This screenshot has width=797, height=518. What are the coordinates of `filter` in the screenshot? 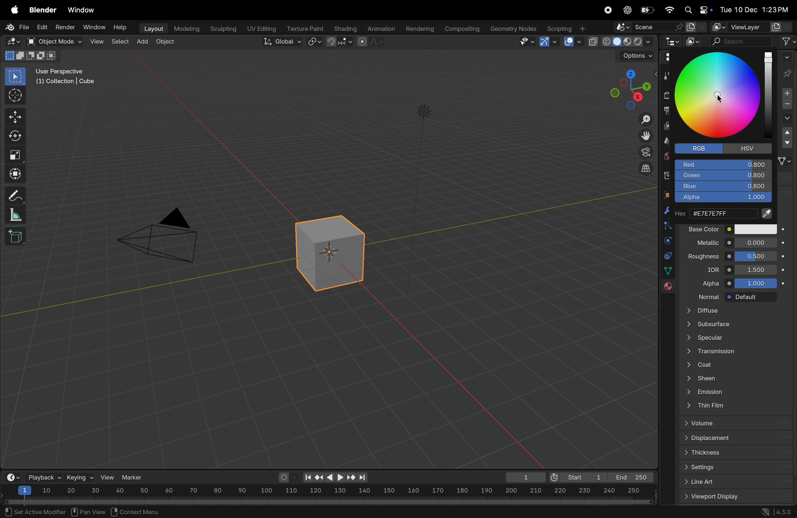 It's located at (788, 41).